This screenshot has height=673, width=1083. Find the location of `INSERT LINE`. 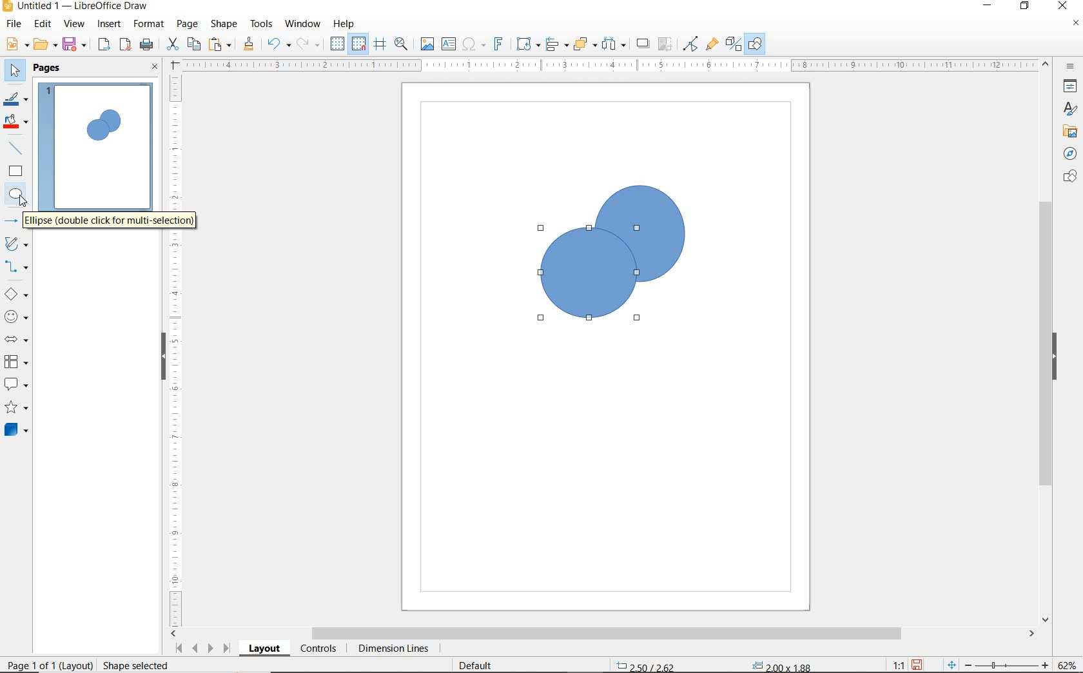

INSERT LINE is located at coordinates (17, 148).